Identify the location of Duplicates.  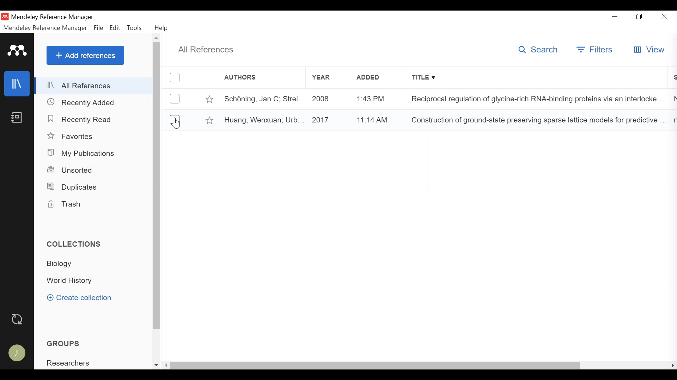
(74, 187).